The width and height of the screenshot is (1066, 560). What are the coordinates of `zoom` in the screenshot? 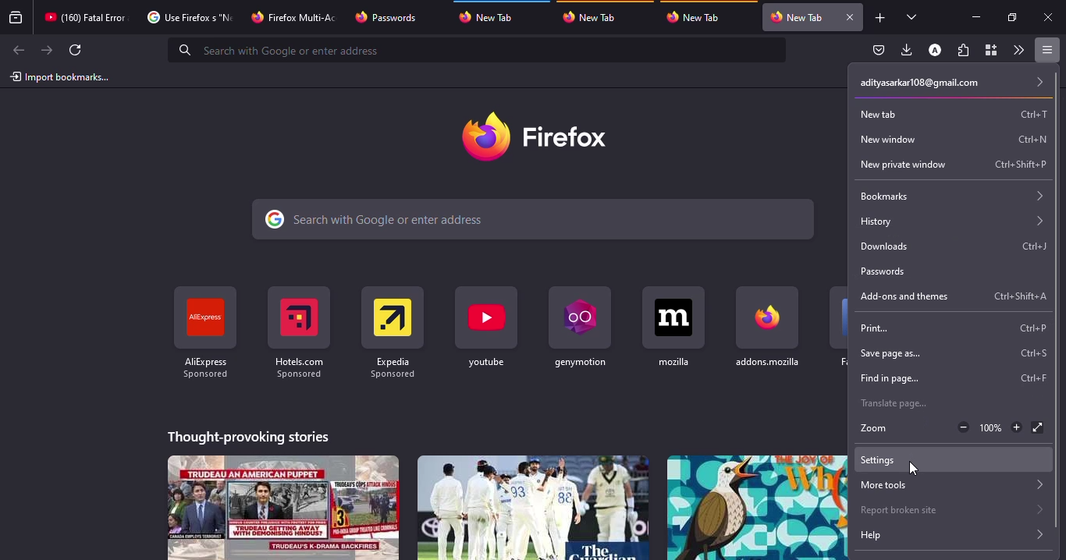 It's located at (871, 428).